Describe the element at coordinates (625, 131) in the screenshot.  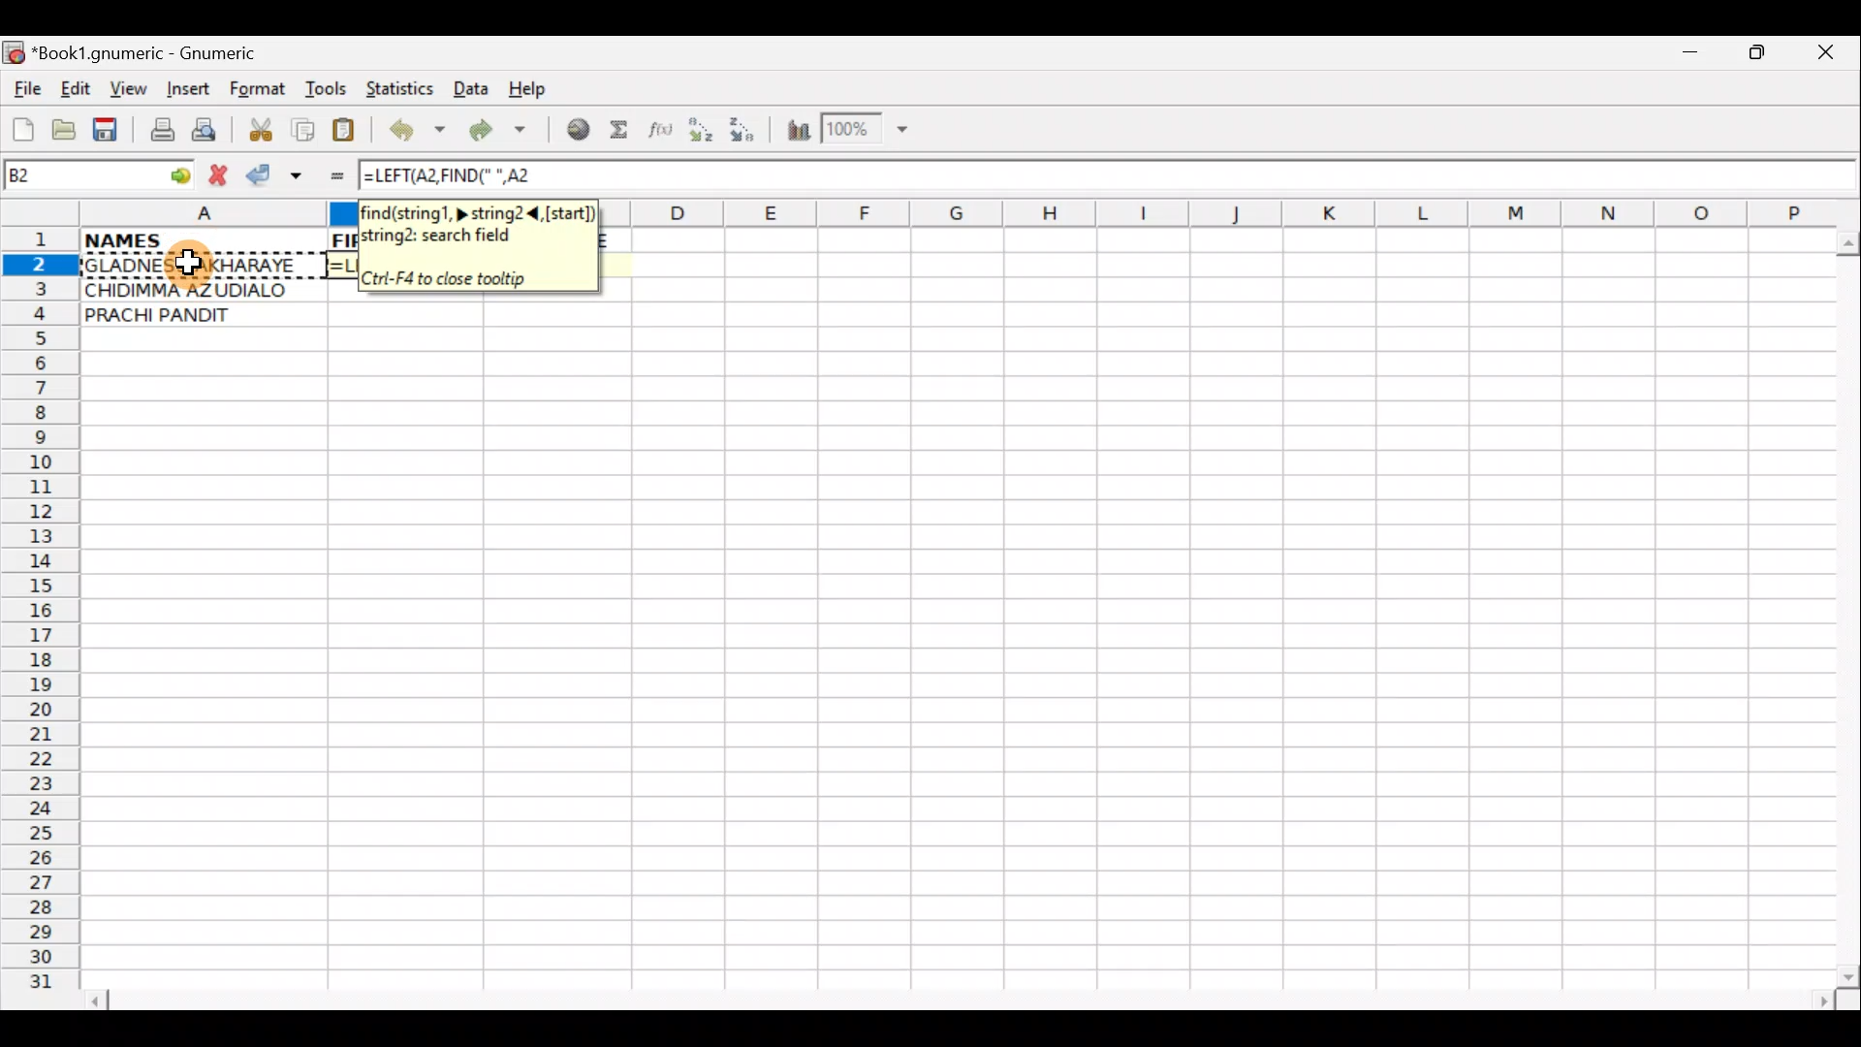
I see `Sum in the current cell` at that location.